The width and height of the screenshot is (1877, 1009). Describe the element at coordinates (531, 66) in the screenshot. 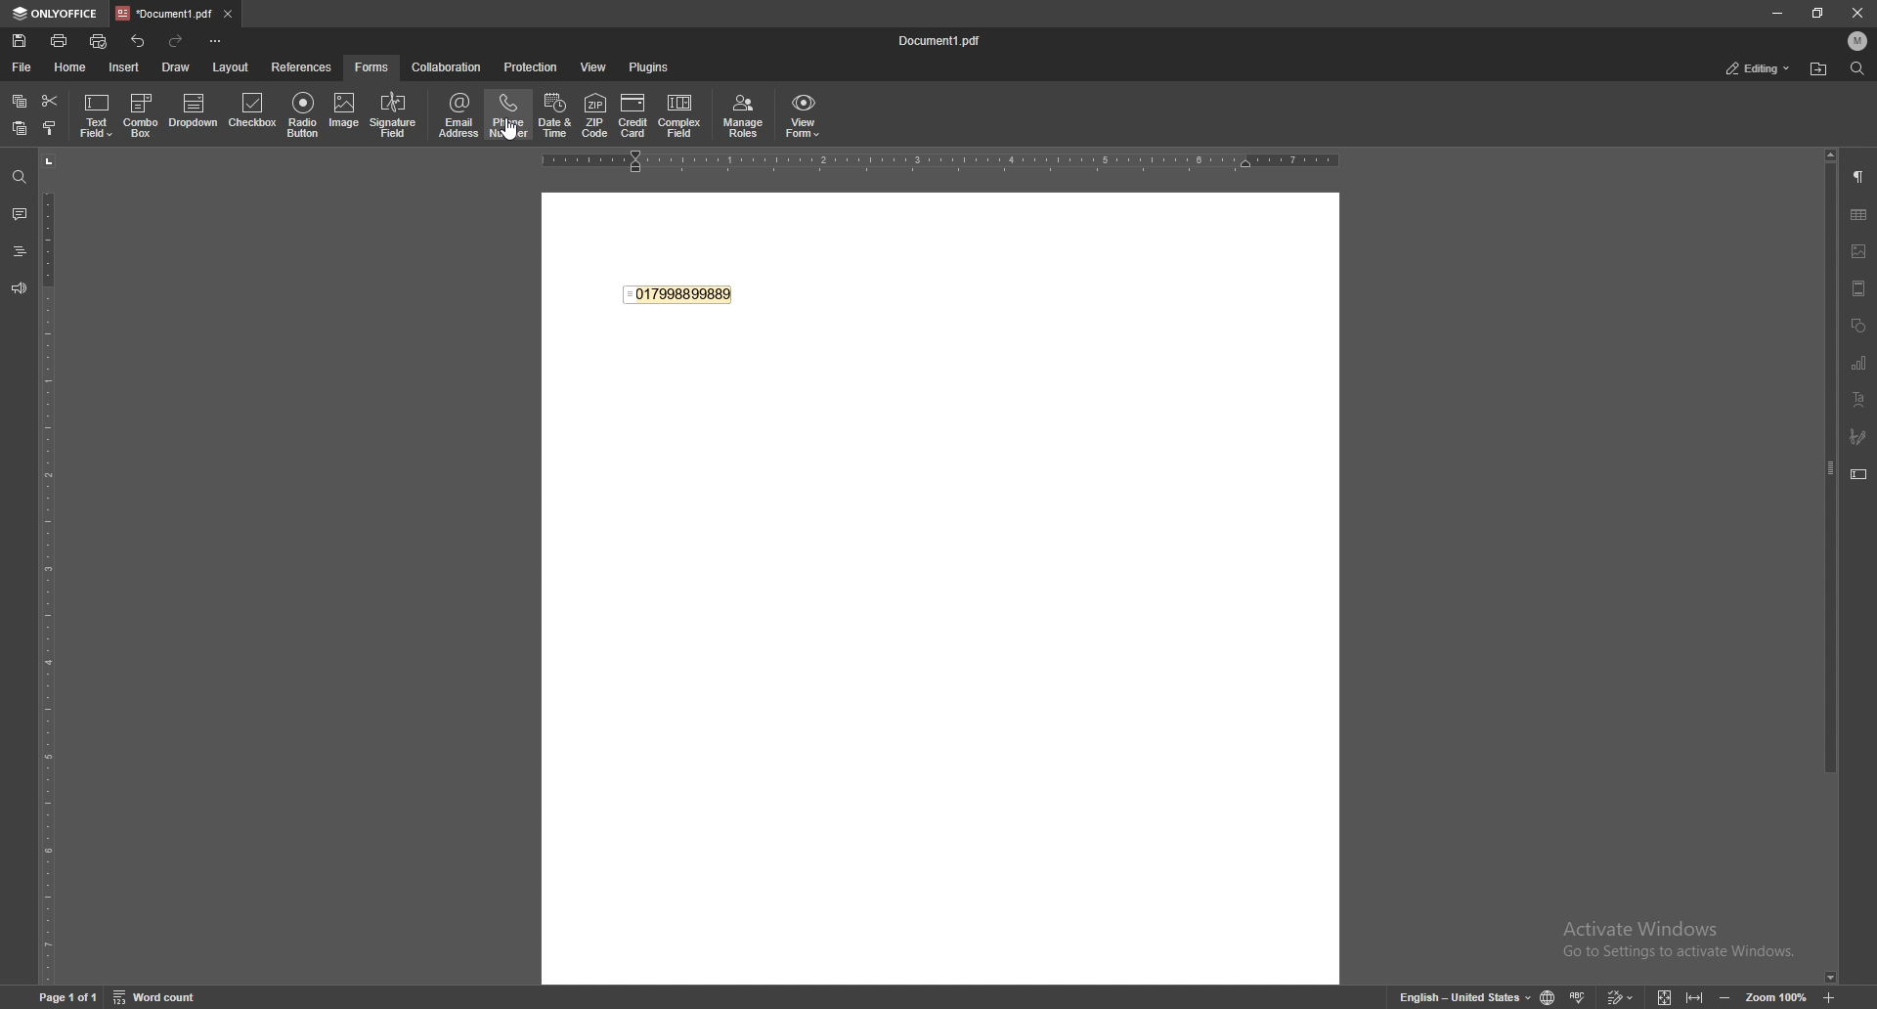

I see `protection` at that location.